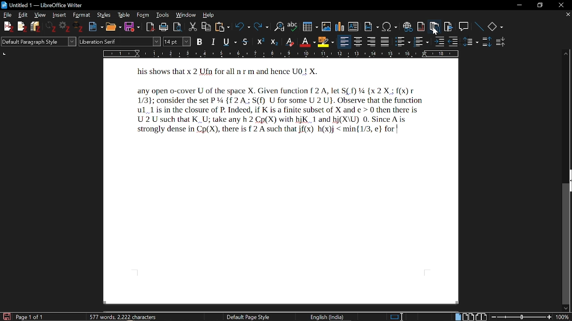 The image size is (572, 321). Describe the element at coordinates (421, 28) in the screenshot. I see `Insert footnote` at that location.